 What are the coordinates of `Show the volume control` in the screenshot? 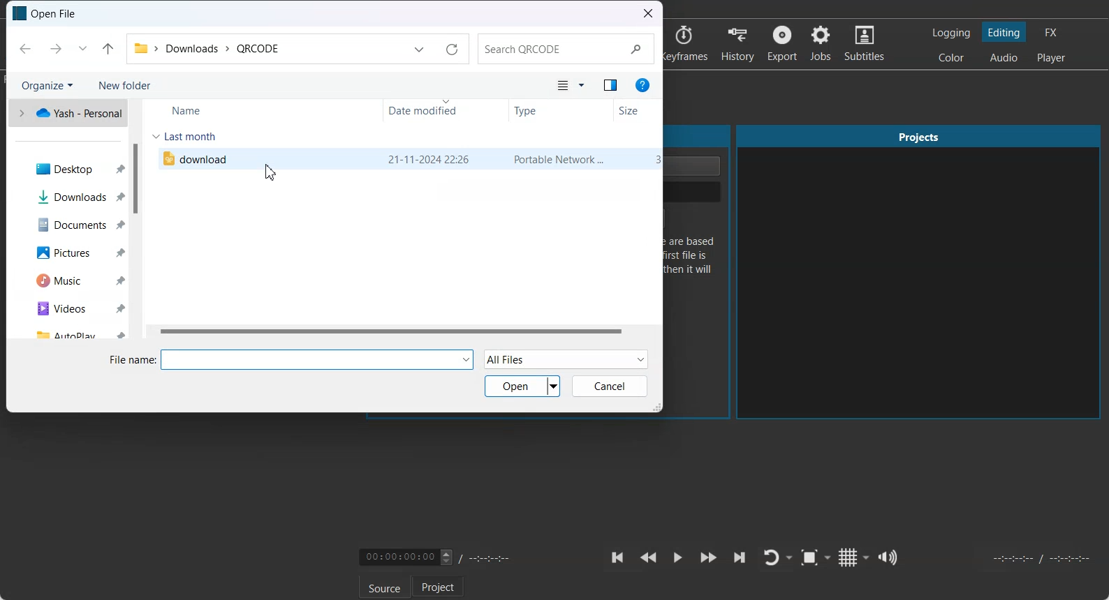 It's located at (888, 557).